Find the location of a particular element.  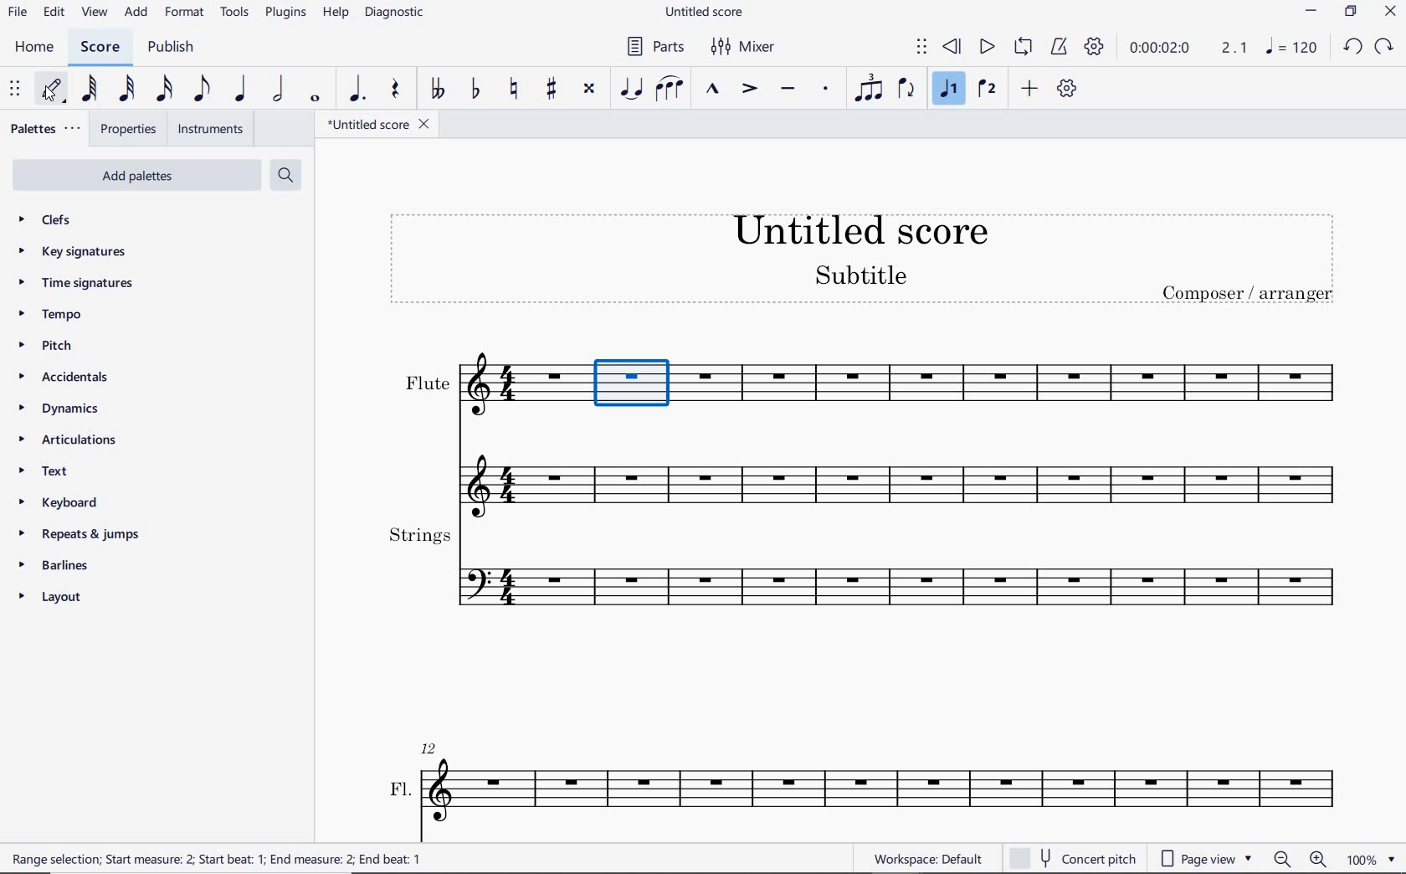

32ND NOTE is located at coordinates (126, 90).